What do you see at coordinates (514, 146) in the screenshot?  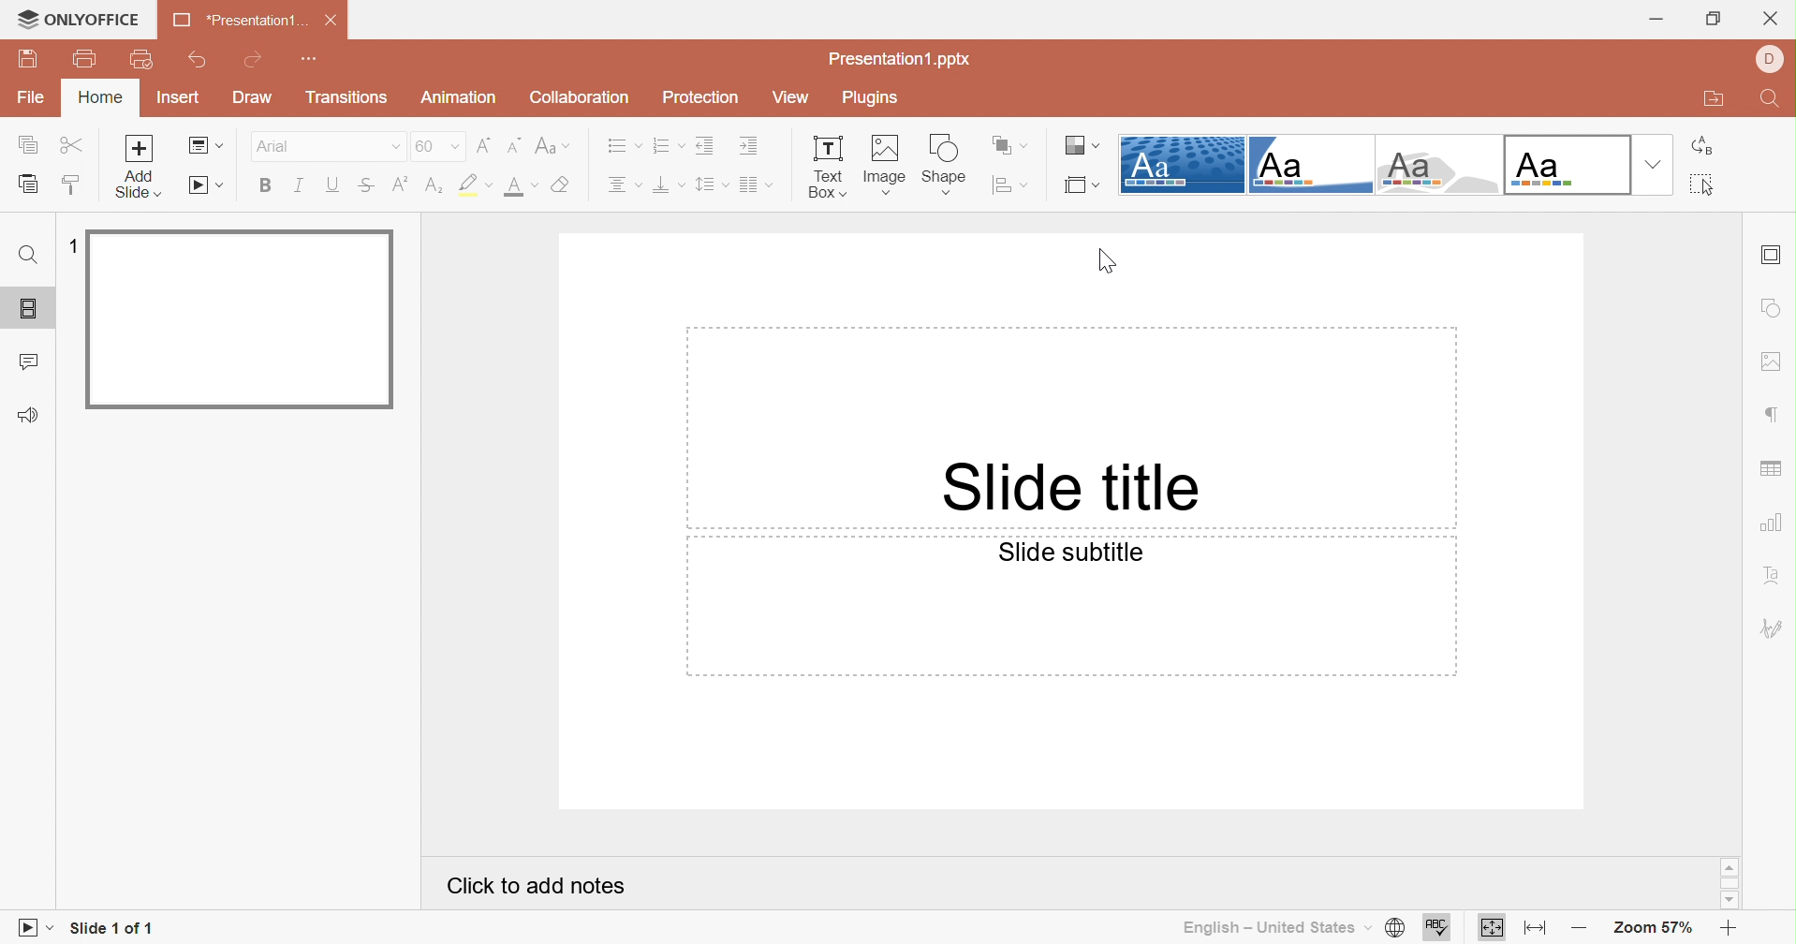 I see `Decrement font size` at bounding box center [514, 146].